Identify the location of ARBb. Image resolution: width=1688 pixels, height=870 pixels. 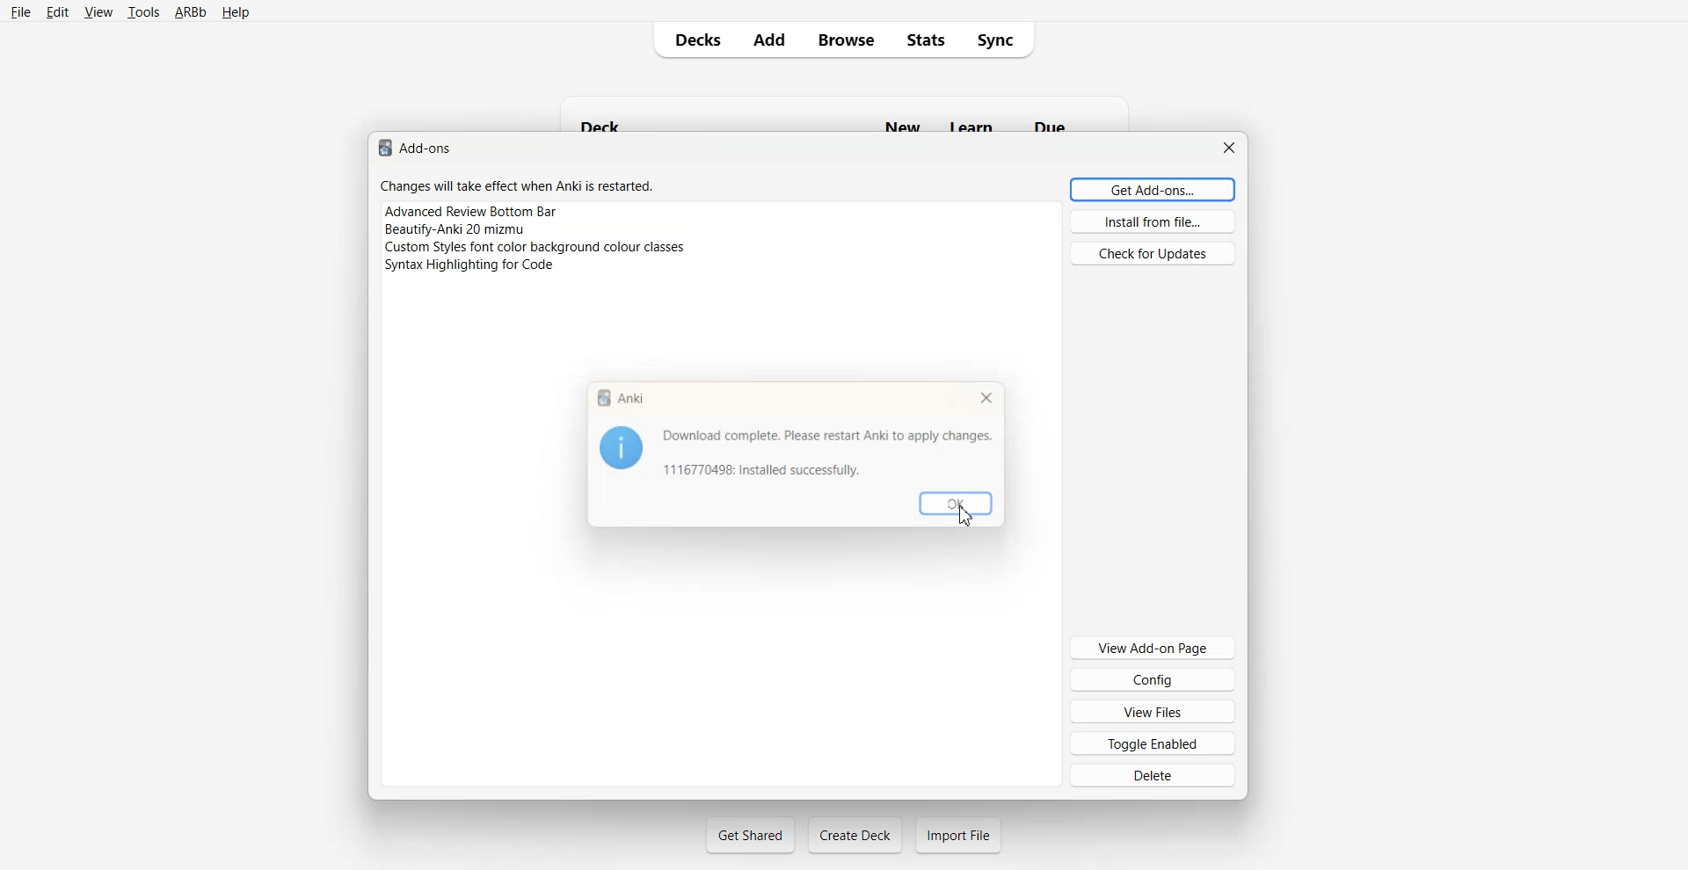
(190, 11).